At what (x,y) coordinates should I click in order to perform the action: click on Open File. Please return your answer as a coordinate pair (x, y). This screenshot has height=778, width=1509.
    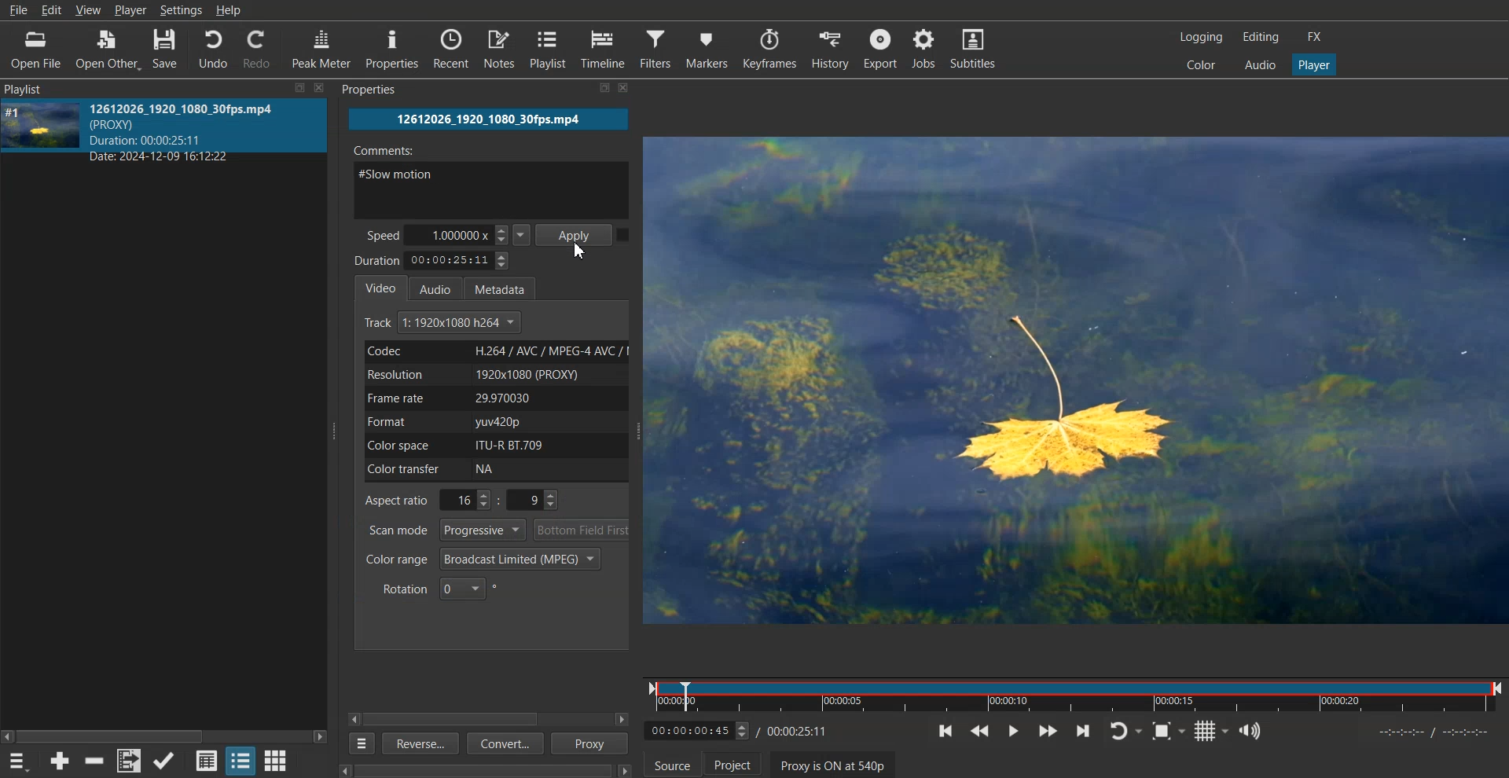
    Looking at the image, I should click on (35, 49).